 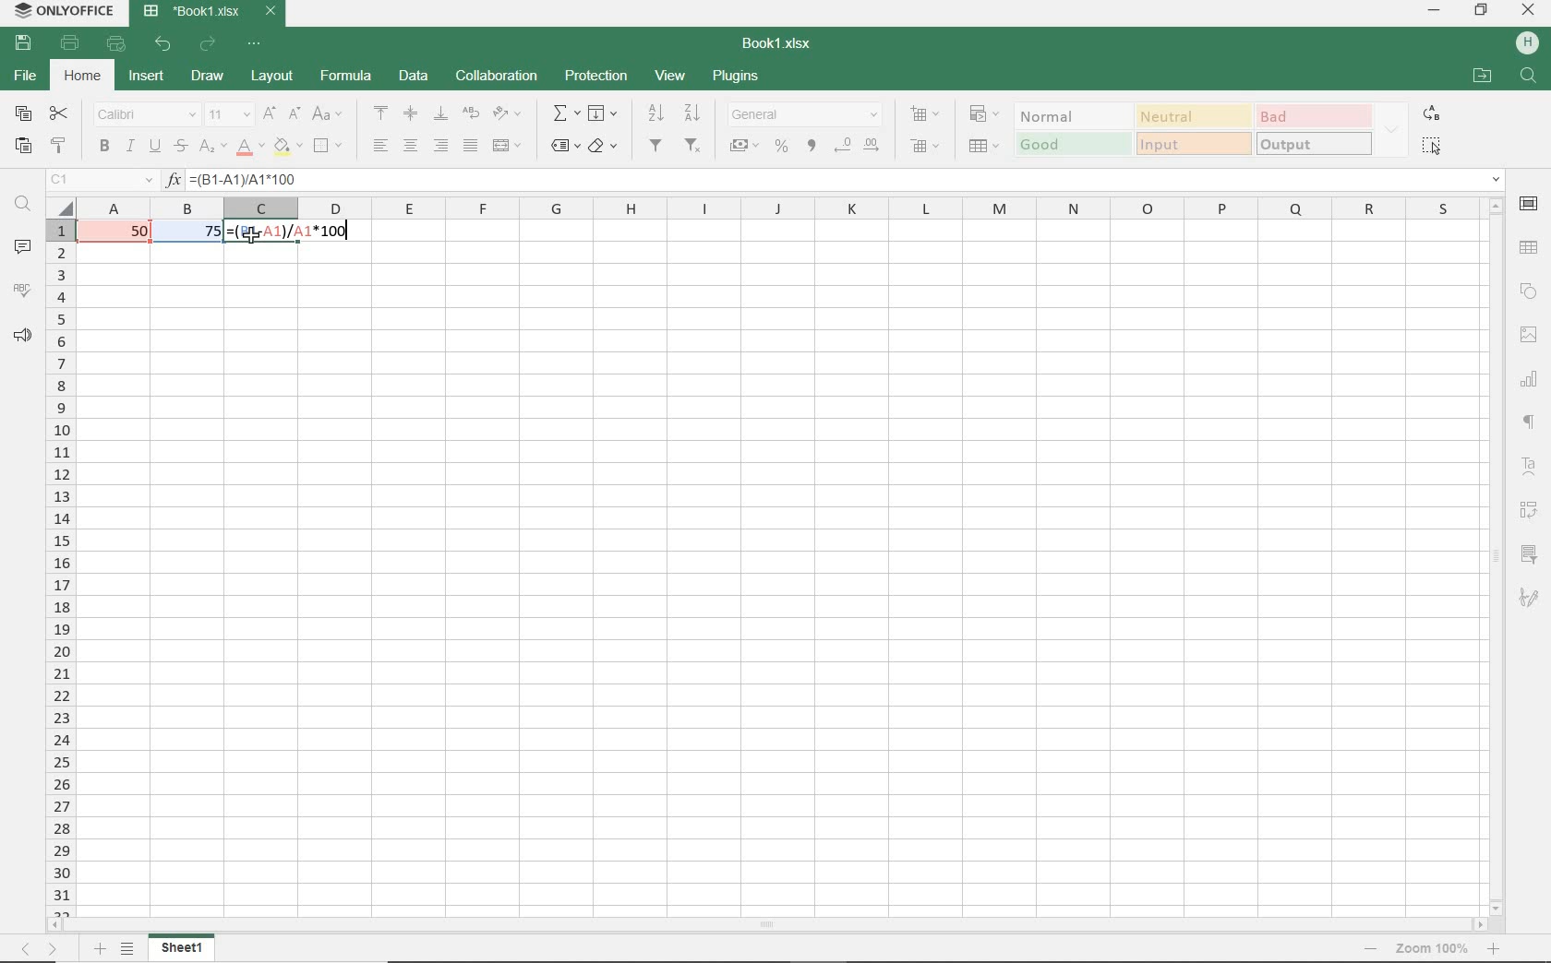 I want to click on change case, so click(x=328, y=114).